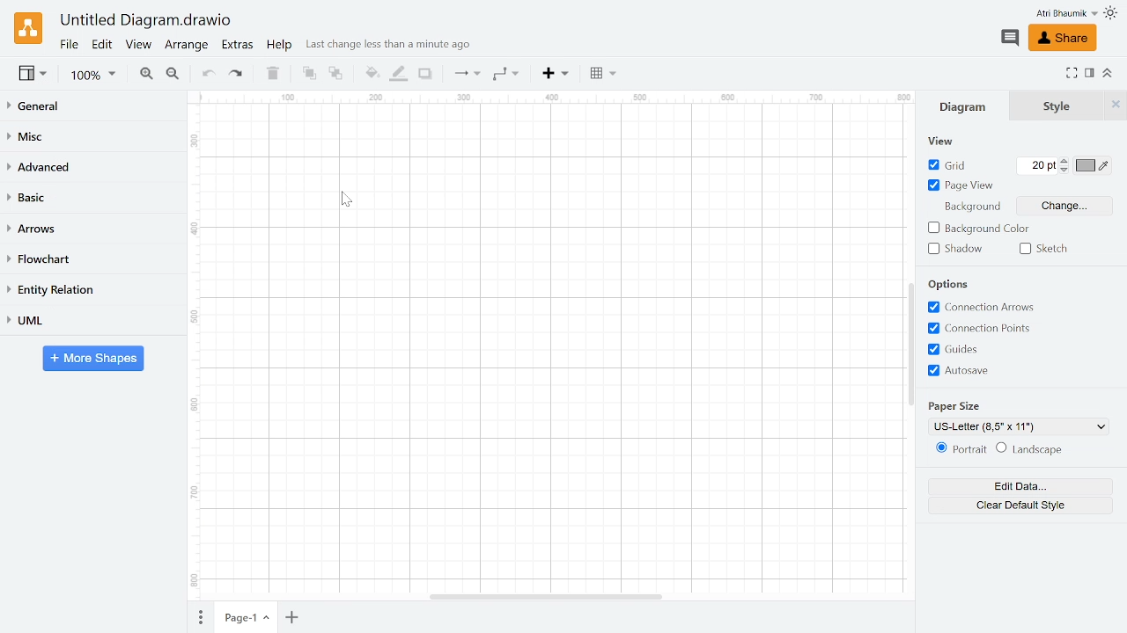 The width and height of the screenshot is (1127, 633). I want to click on View, so click(31, 72).